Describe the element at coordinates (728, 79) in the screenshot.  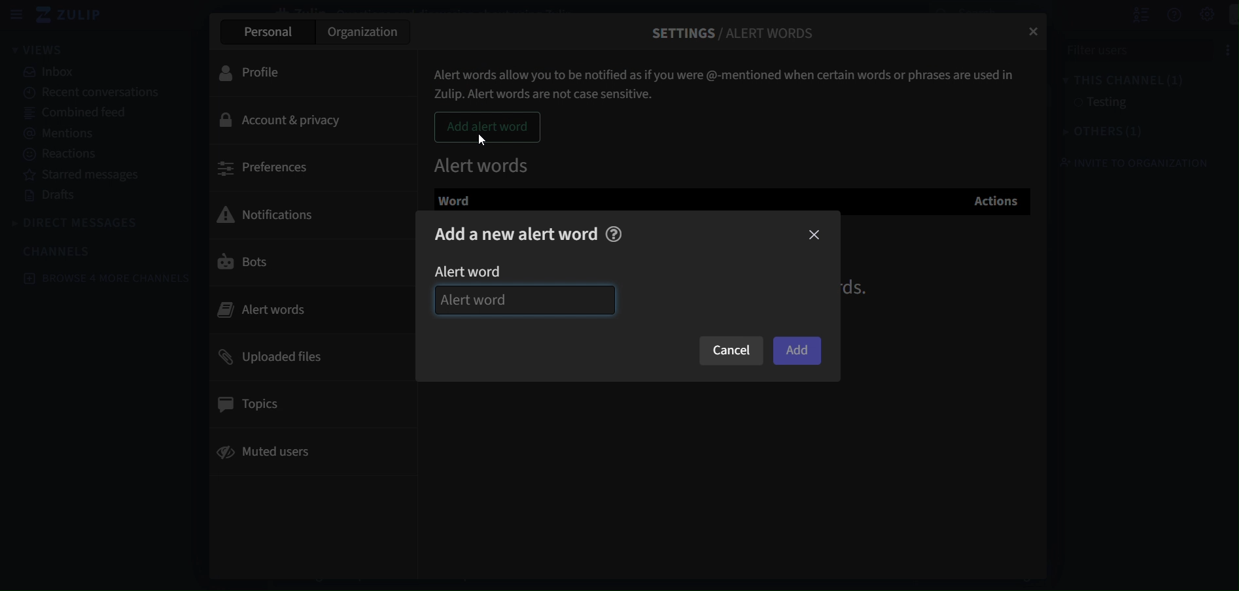
I see `Alert words allow you to be notified as if you were @-mentioned when certain words or phrases are used in Zulip.` at that location.